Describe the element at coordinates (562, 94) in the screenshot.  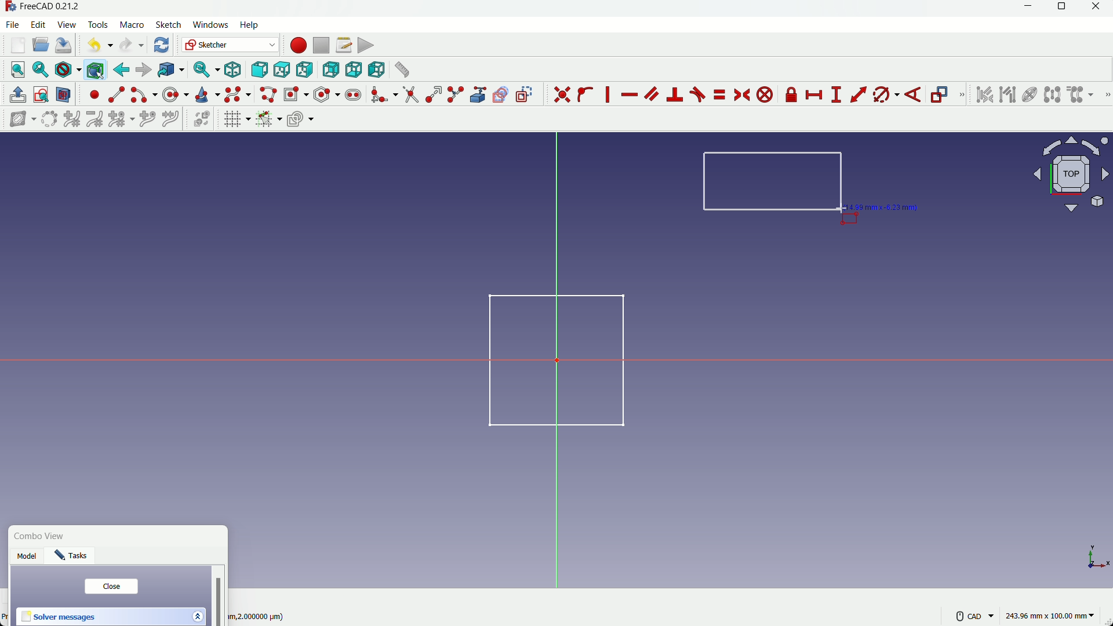
I see `constraint coincident` at that location.